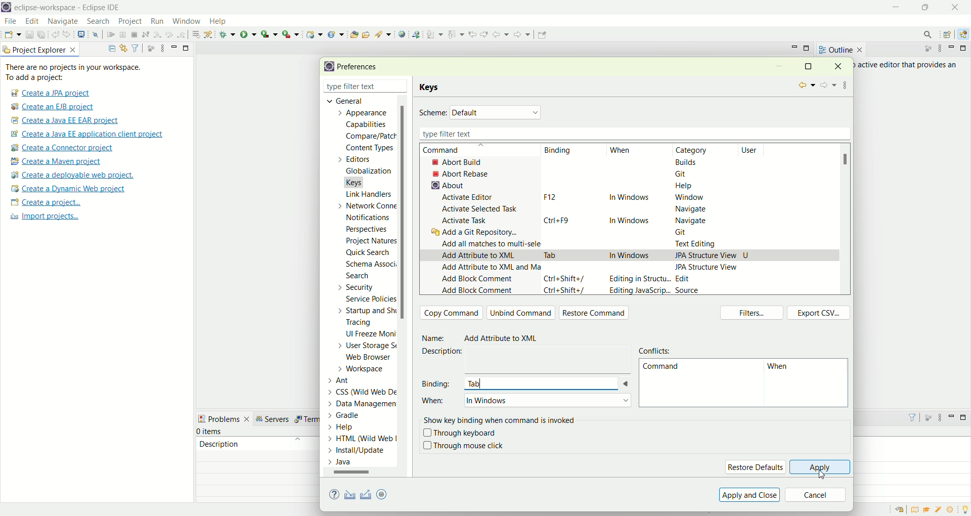 The width and height of the screenshot is (971, 516). I want to click on minimize, so click(953, 48).